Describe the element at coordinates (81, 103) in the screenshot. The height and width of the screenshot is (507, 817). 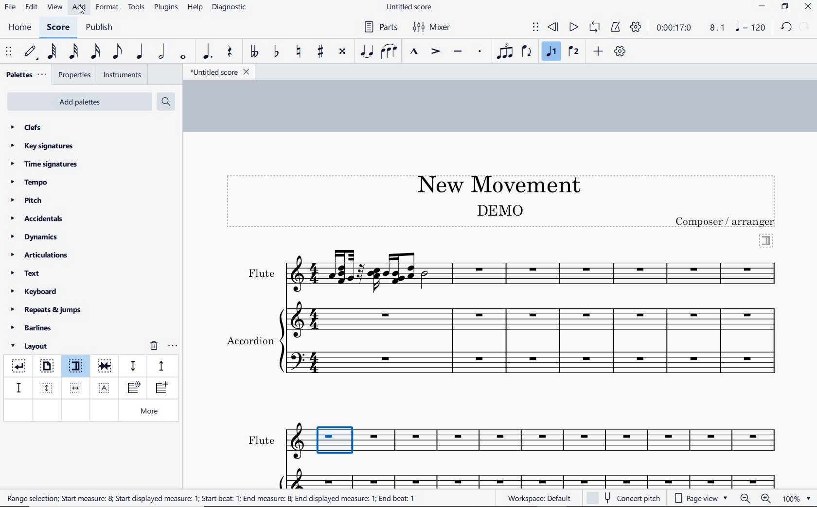
I see `add palettes` at that location.